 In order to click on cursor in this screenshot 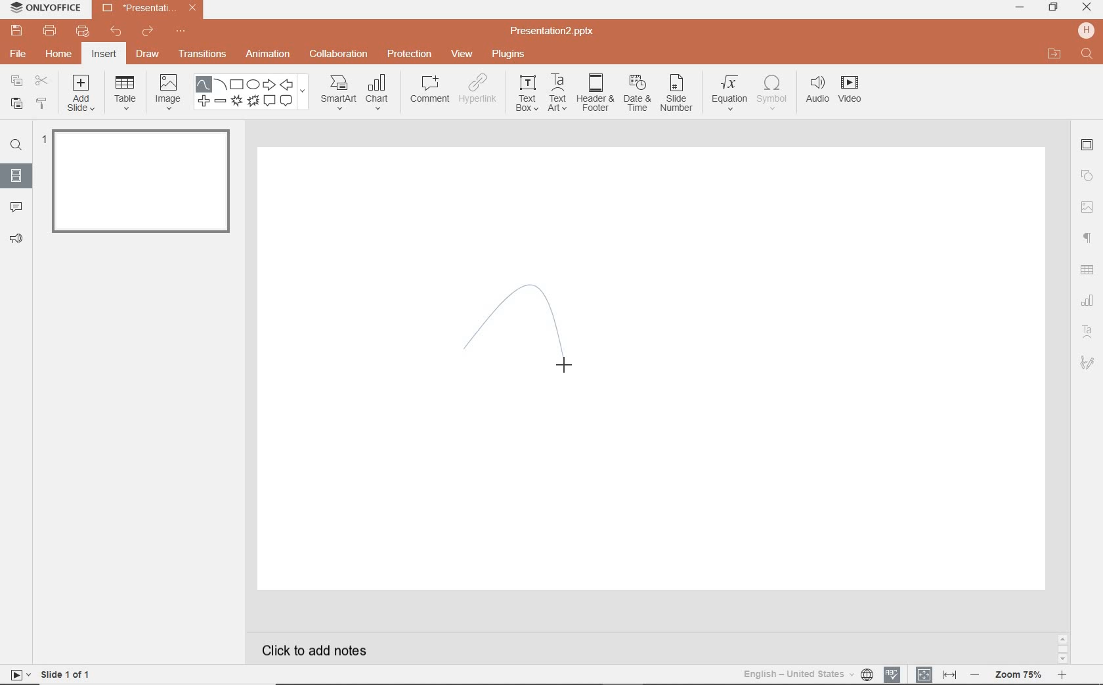, I will do `click(567, 362)`.